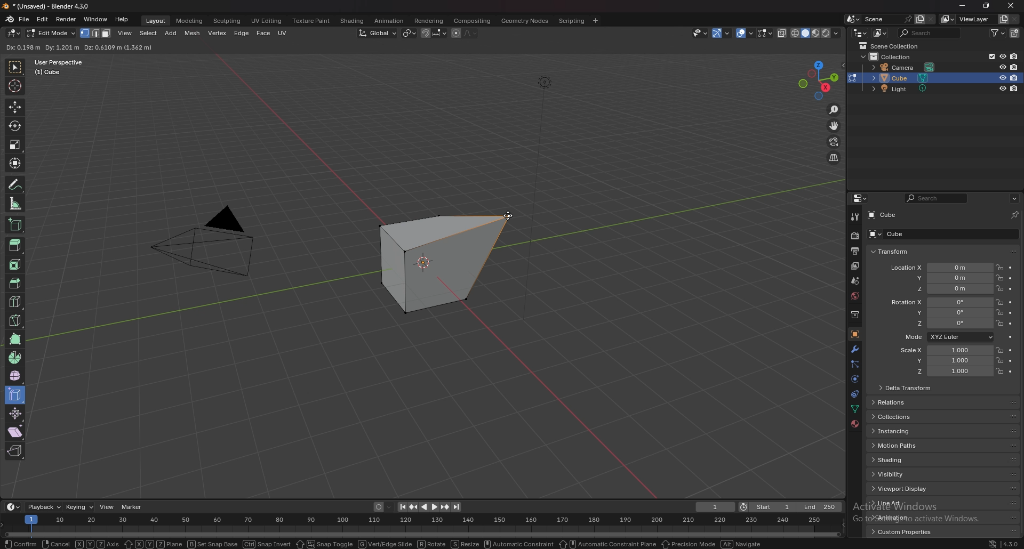 The height and width of the screenshot is (549, 1024). Describe the element at coordinates (835, 141) in the screenshot. I see `camera view` at that location.